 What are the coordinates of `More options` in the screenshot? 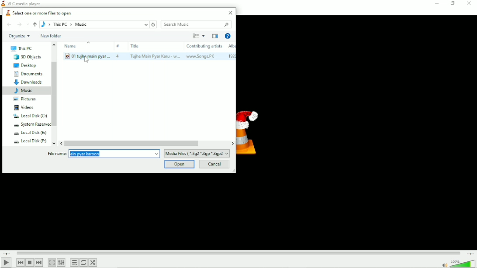 It's located at (204, 36).